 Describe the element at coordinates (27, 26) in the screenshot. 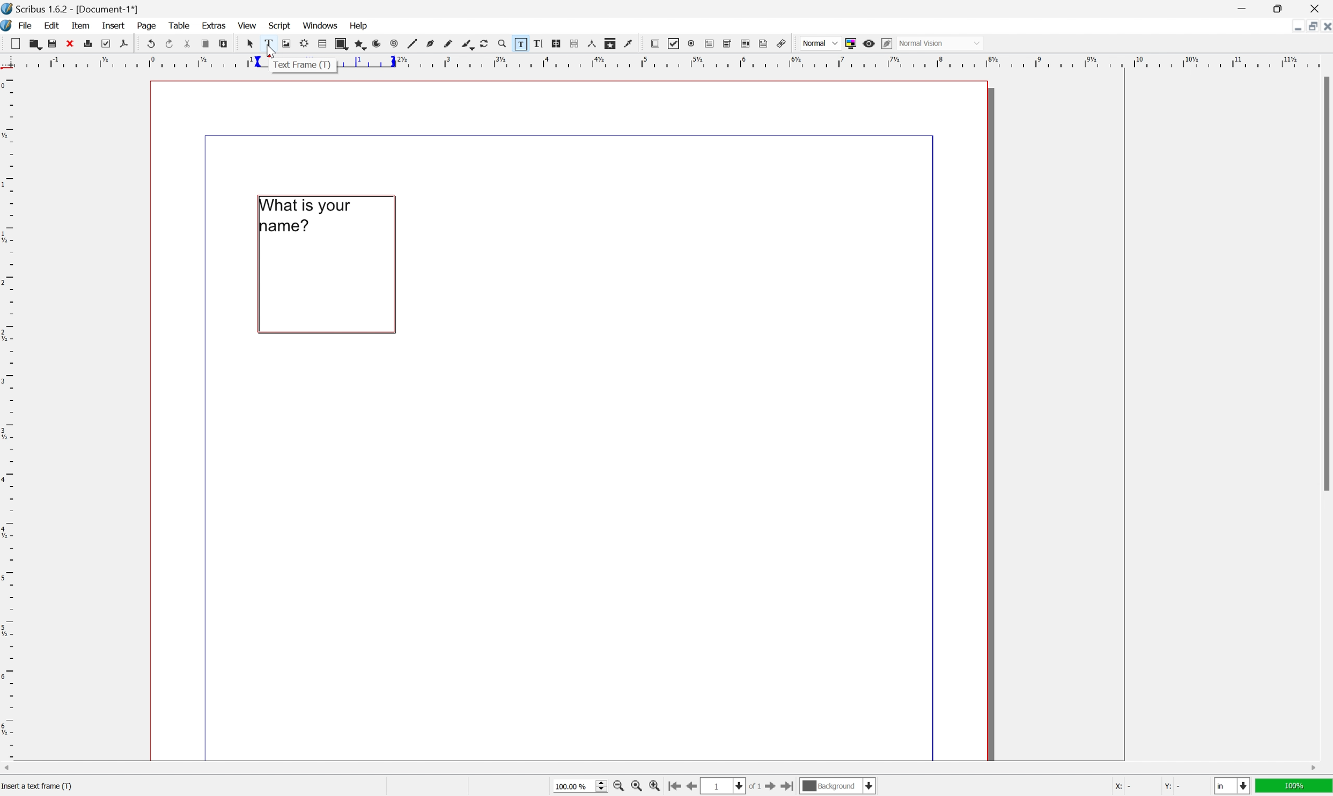

I see `file` at that location.